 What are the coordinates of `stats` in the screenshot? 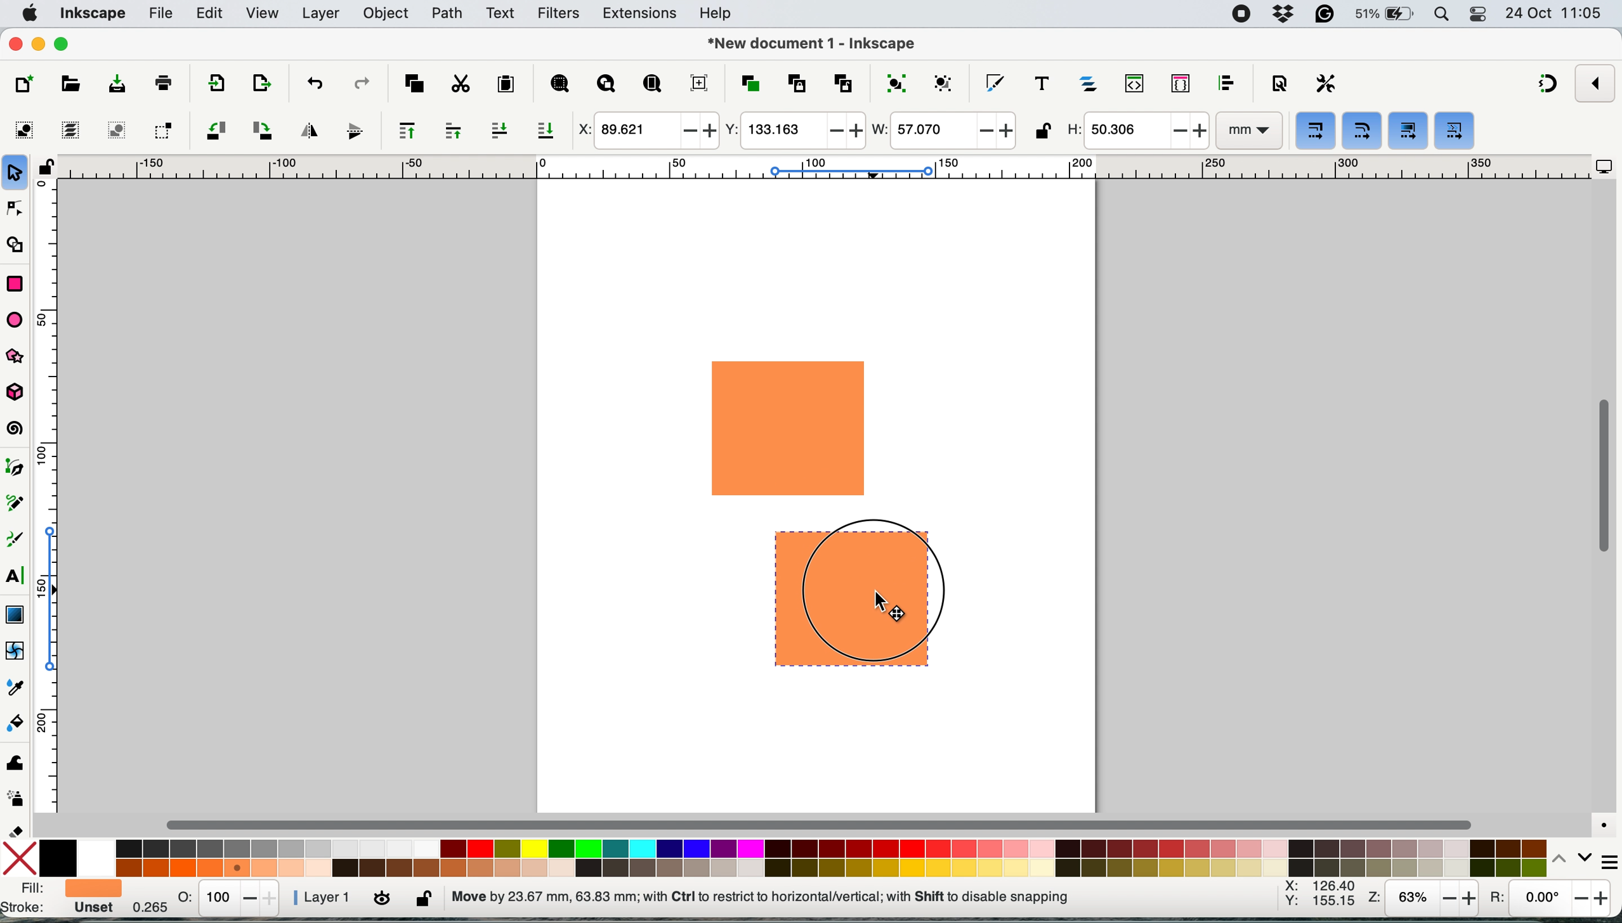 It's located at (230, 898).